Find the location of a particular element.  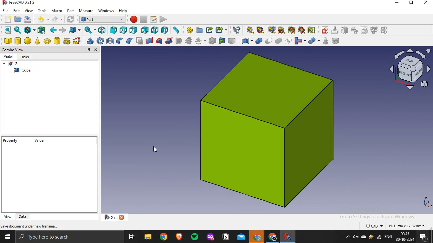

torus is located at coordinates (47, 41).